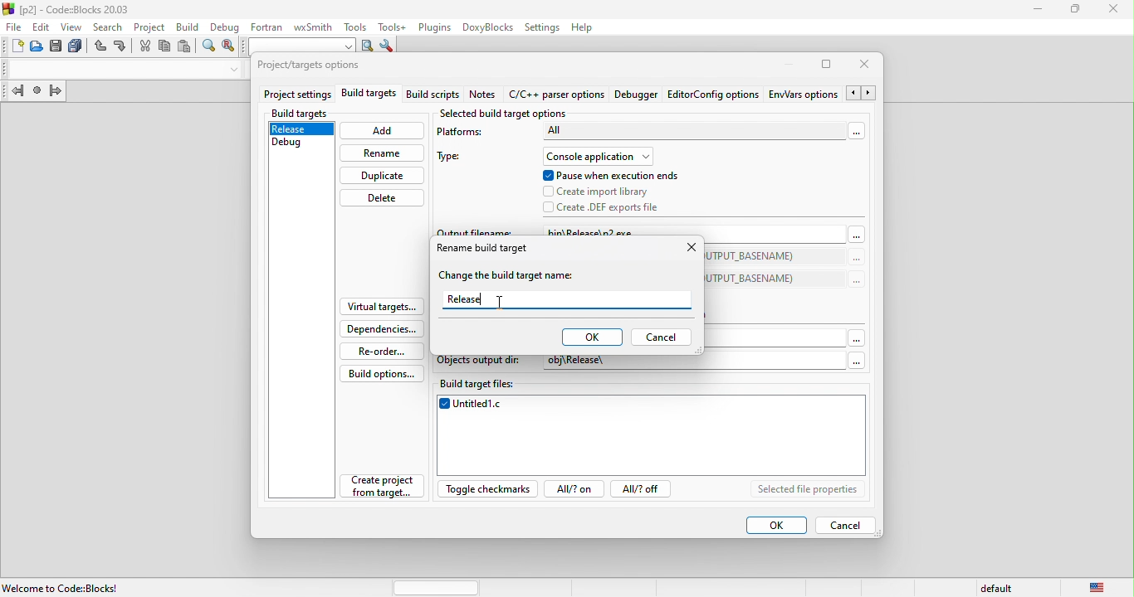 This screenshot has width=1134, height=597. Describe the element at coordinates (209, 48) in the screenshot. I see `find` at that location.